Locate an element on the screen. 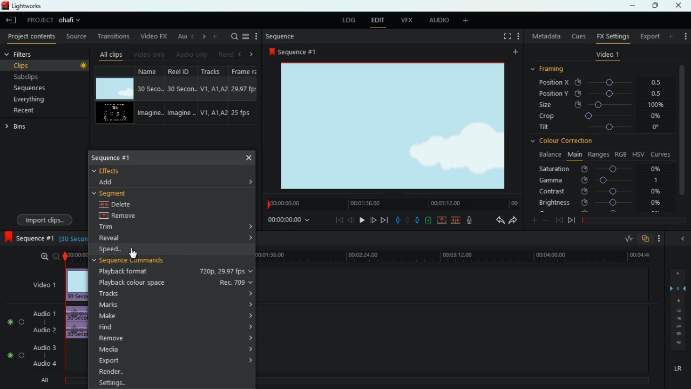  timeline is located at coordinates (391, 204).